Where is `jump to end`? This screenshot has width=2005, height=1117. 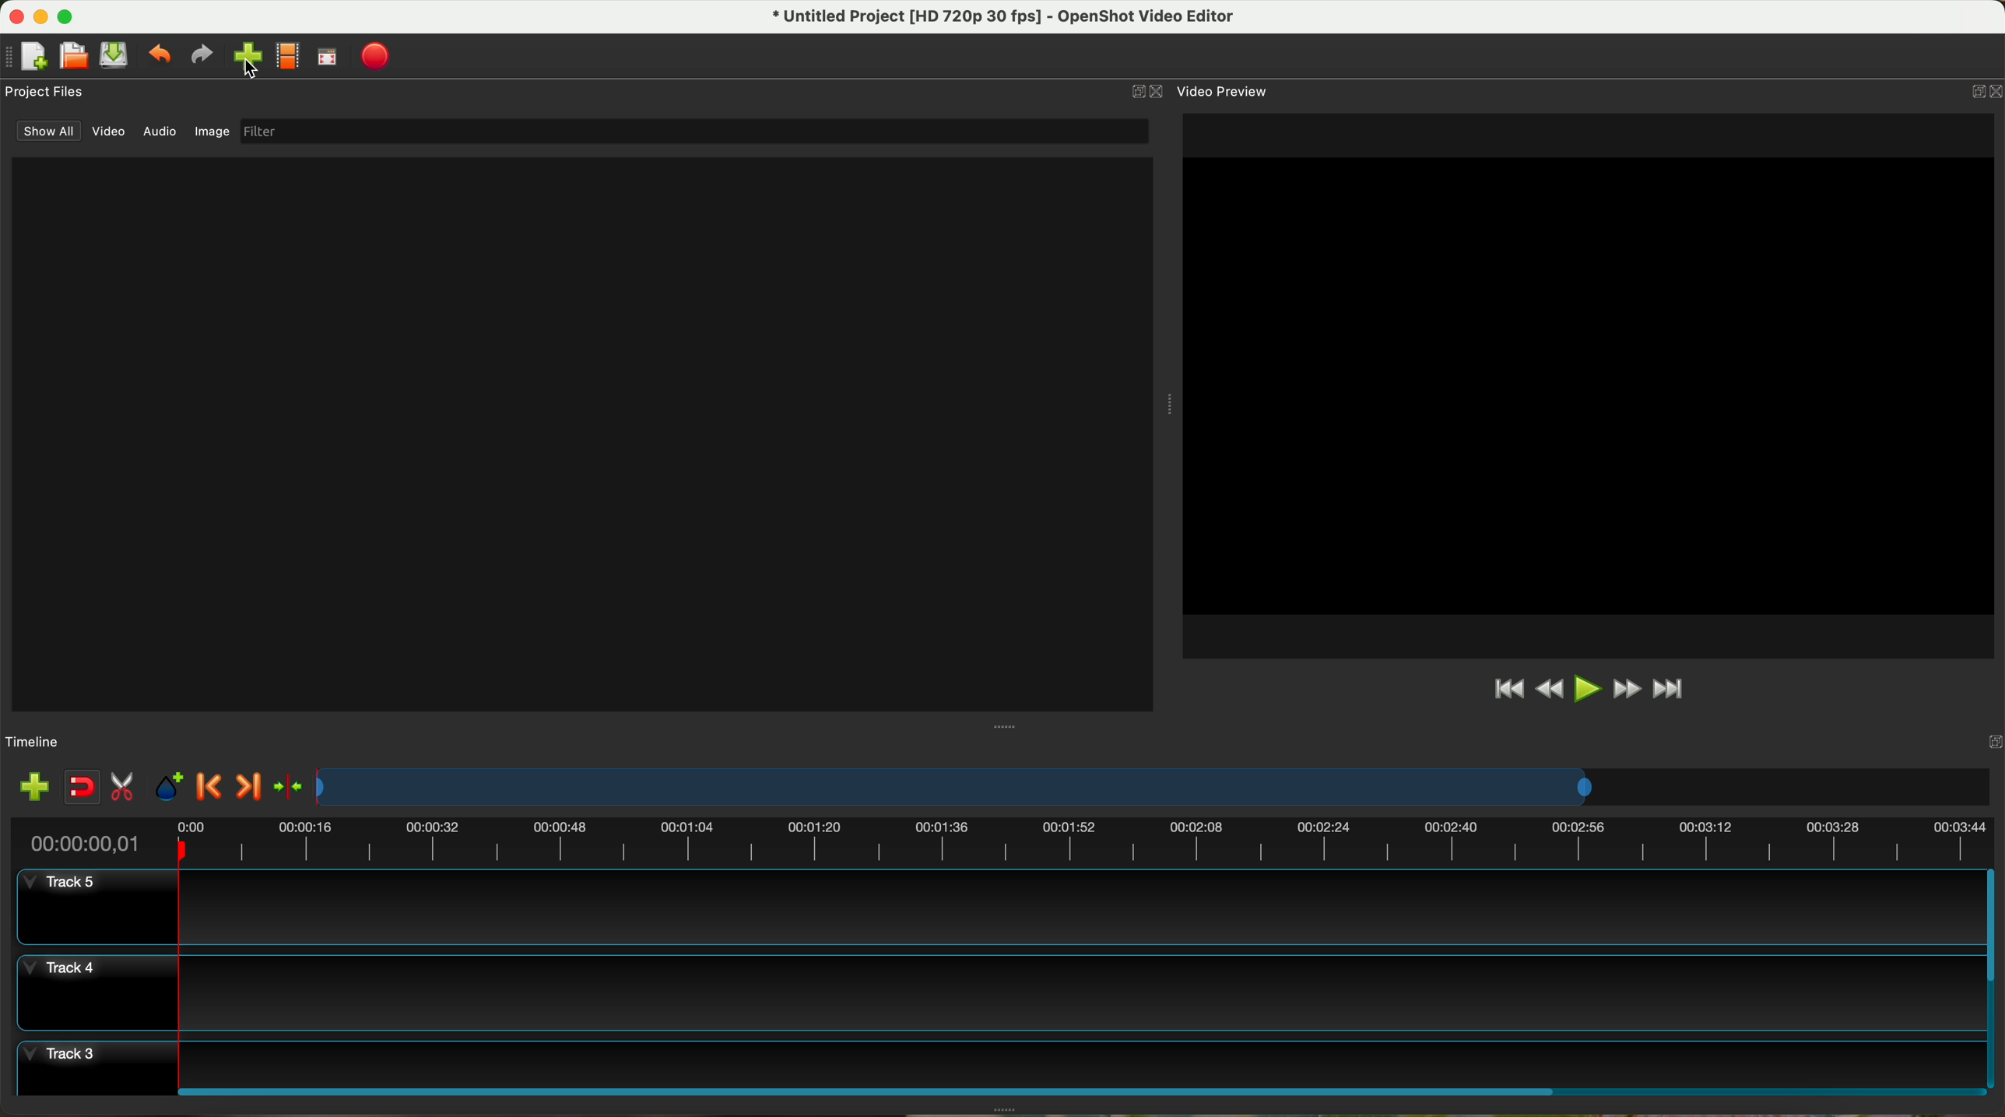
jump to end is located at coordinates (1670, 690).